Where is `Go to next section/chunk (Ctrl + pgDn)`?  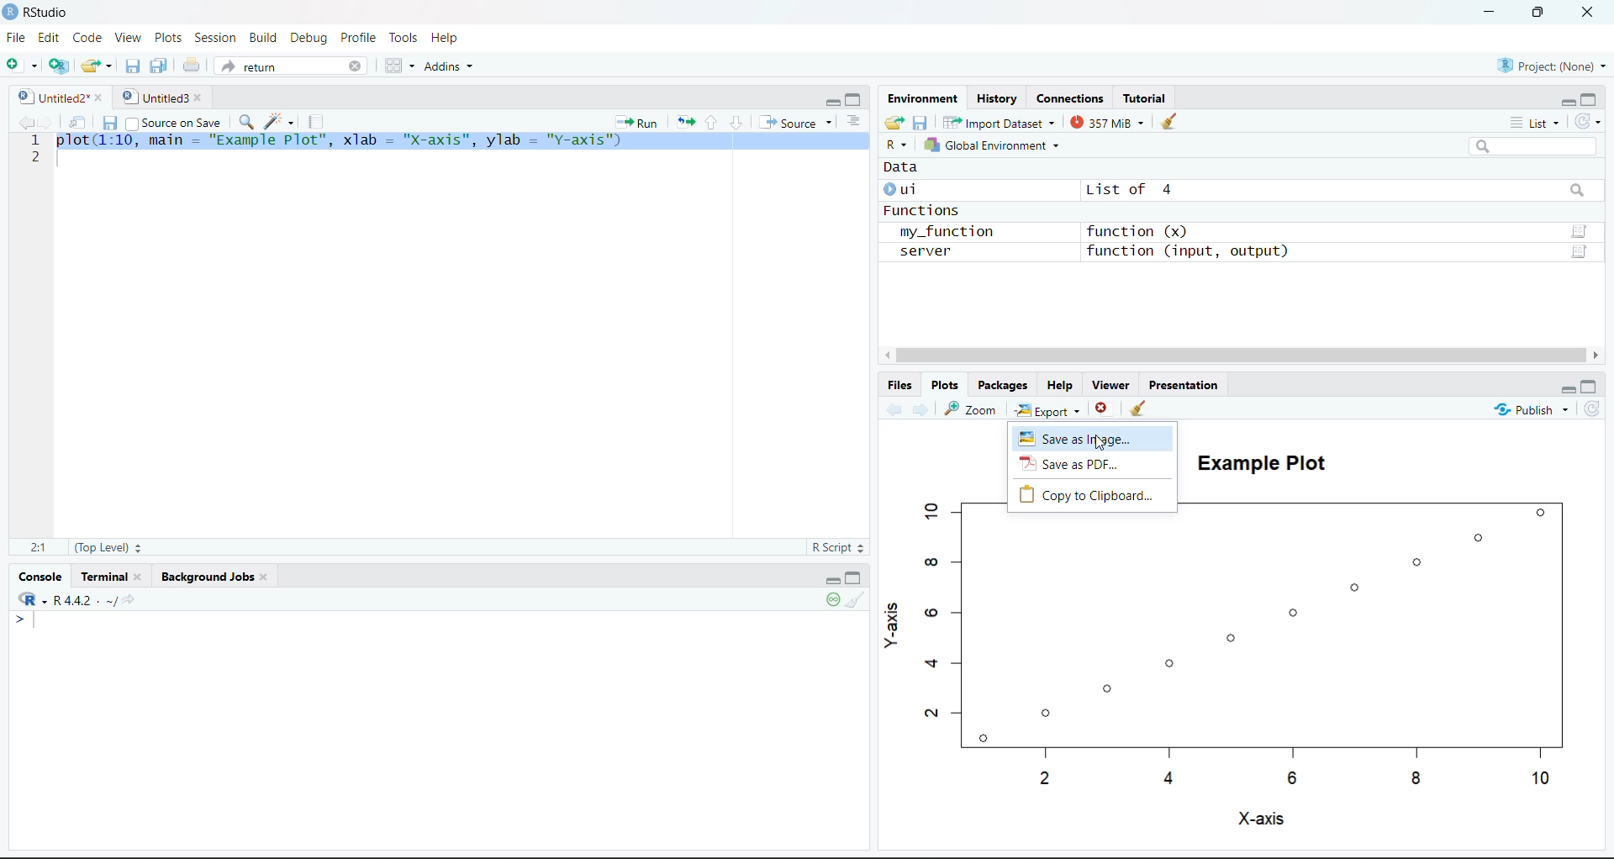
Go to next section/chunk (Ctrl + pgDn) is located at coordinates (735, 120).